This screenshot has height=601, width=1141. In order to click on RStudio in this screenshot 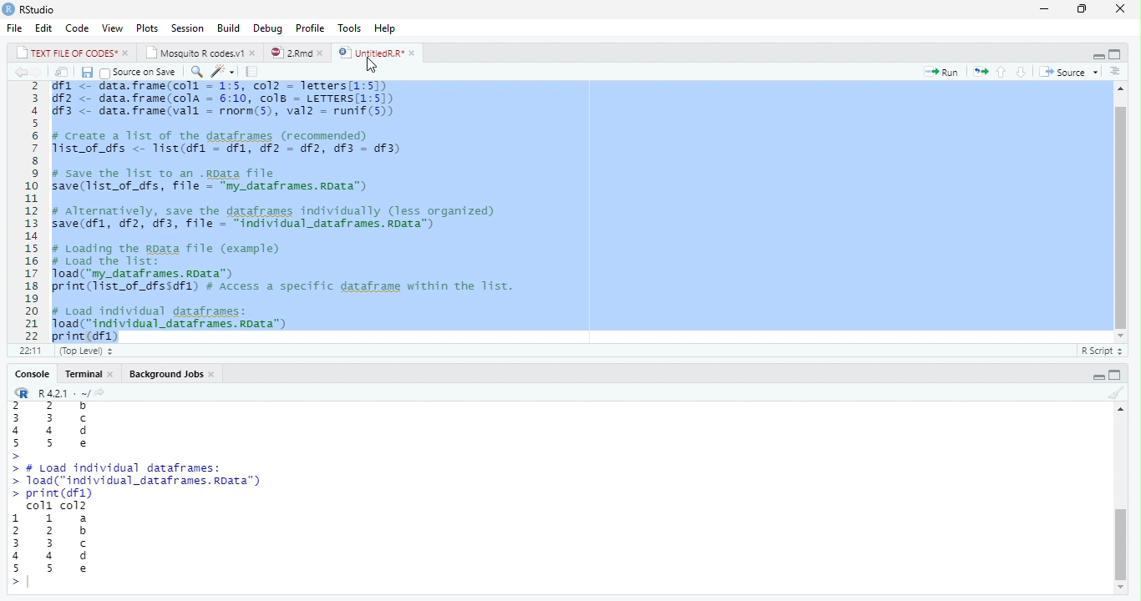, I will do `click(31, 10)`.